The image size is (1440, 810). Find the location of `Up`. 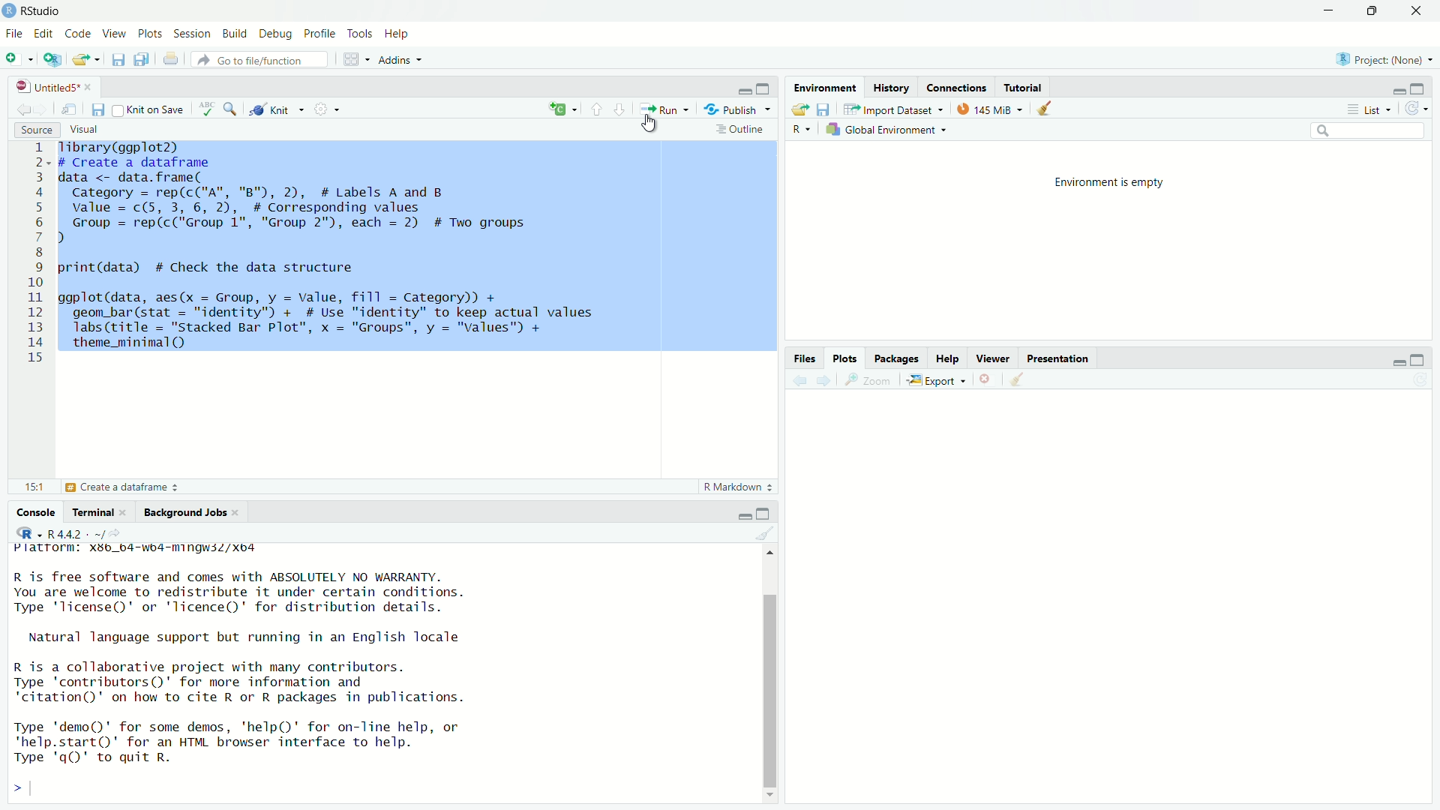

Up is located at coordinates (771, 550).